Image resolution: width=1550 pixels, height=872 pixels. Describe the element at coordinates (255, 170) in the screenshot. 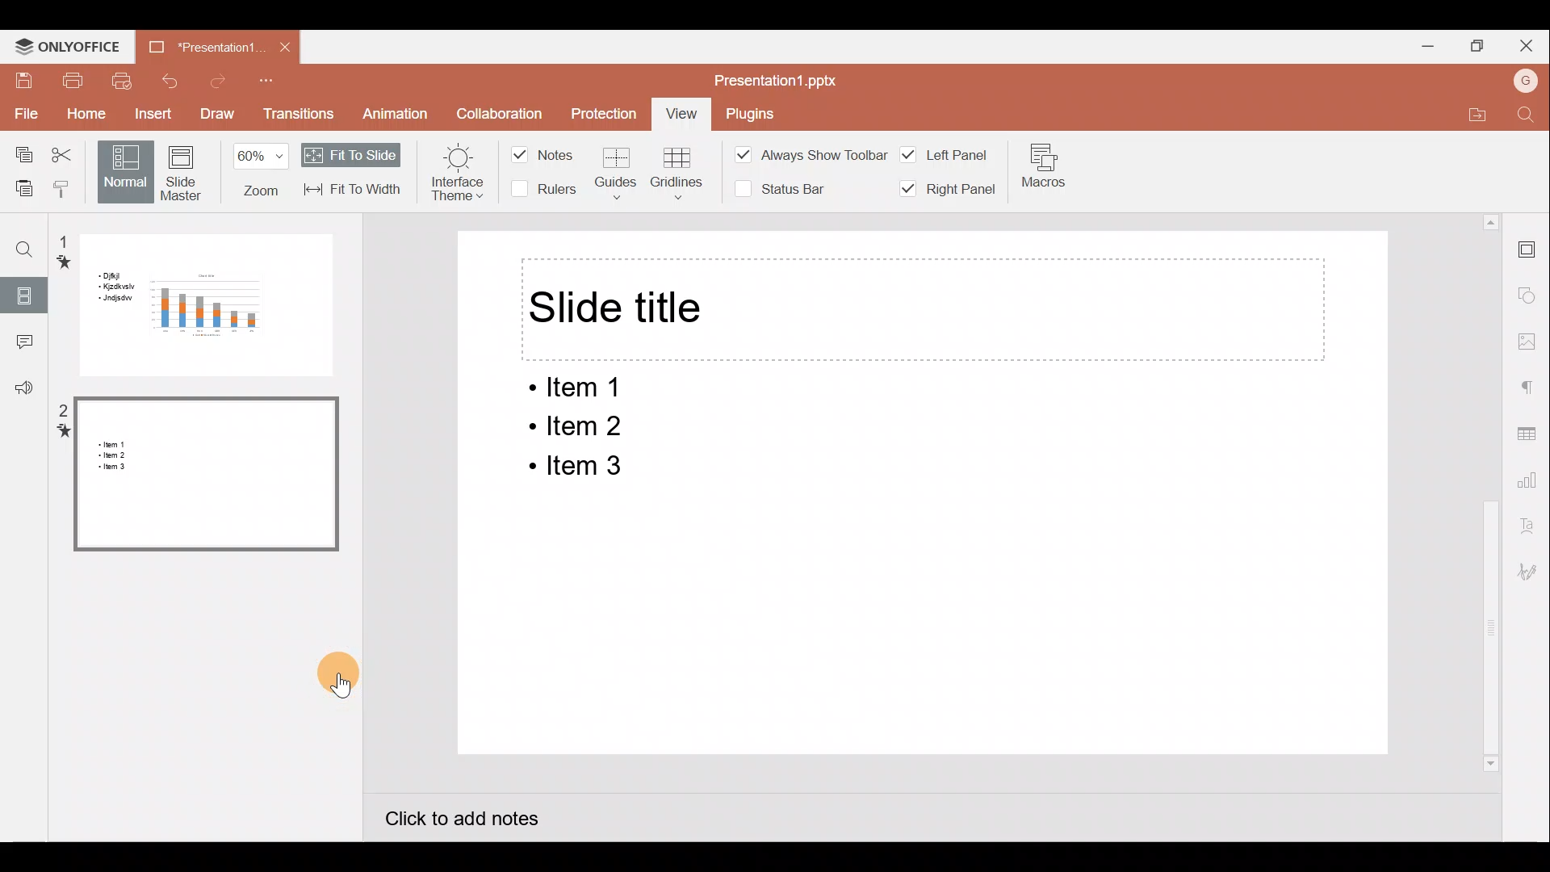

I see `Zoom` at that location.